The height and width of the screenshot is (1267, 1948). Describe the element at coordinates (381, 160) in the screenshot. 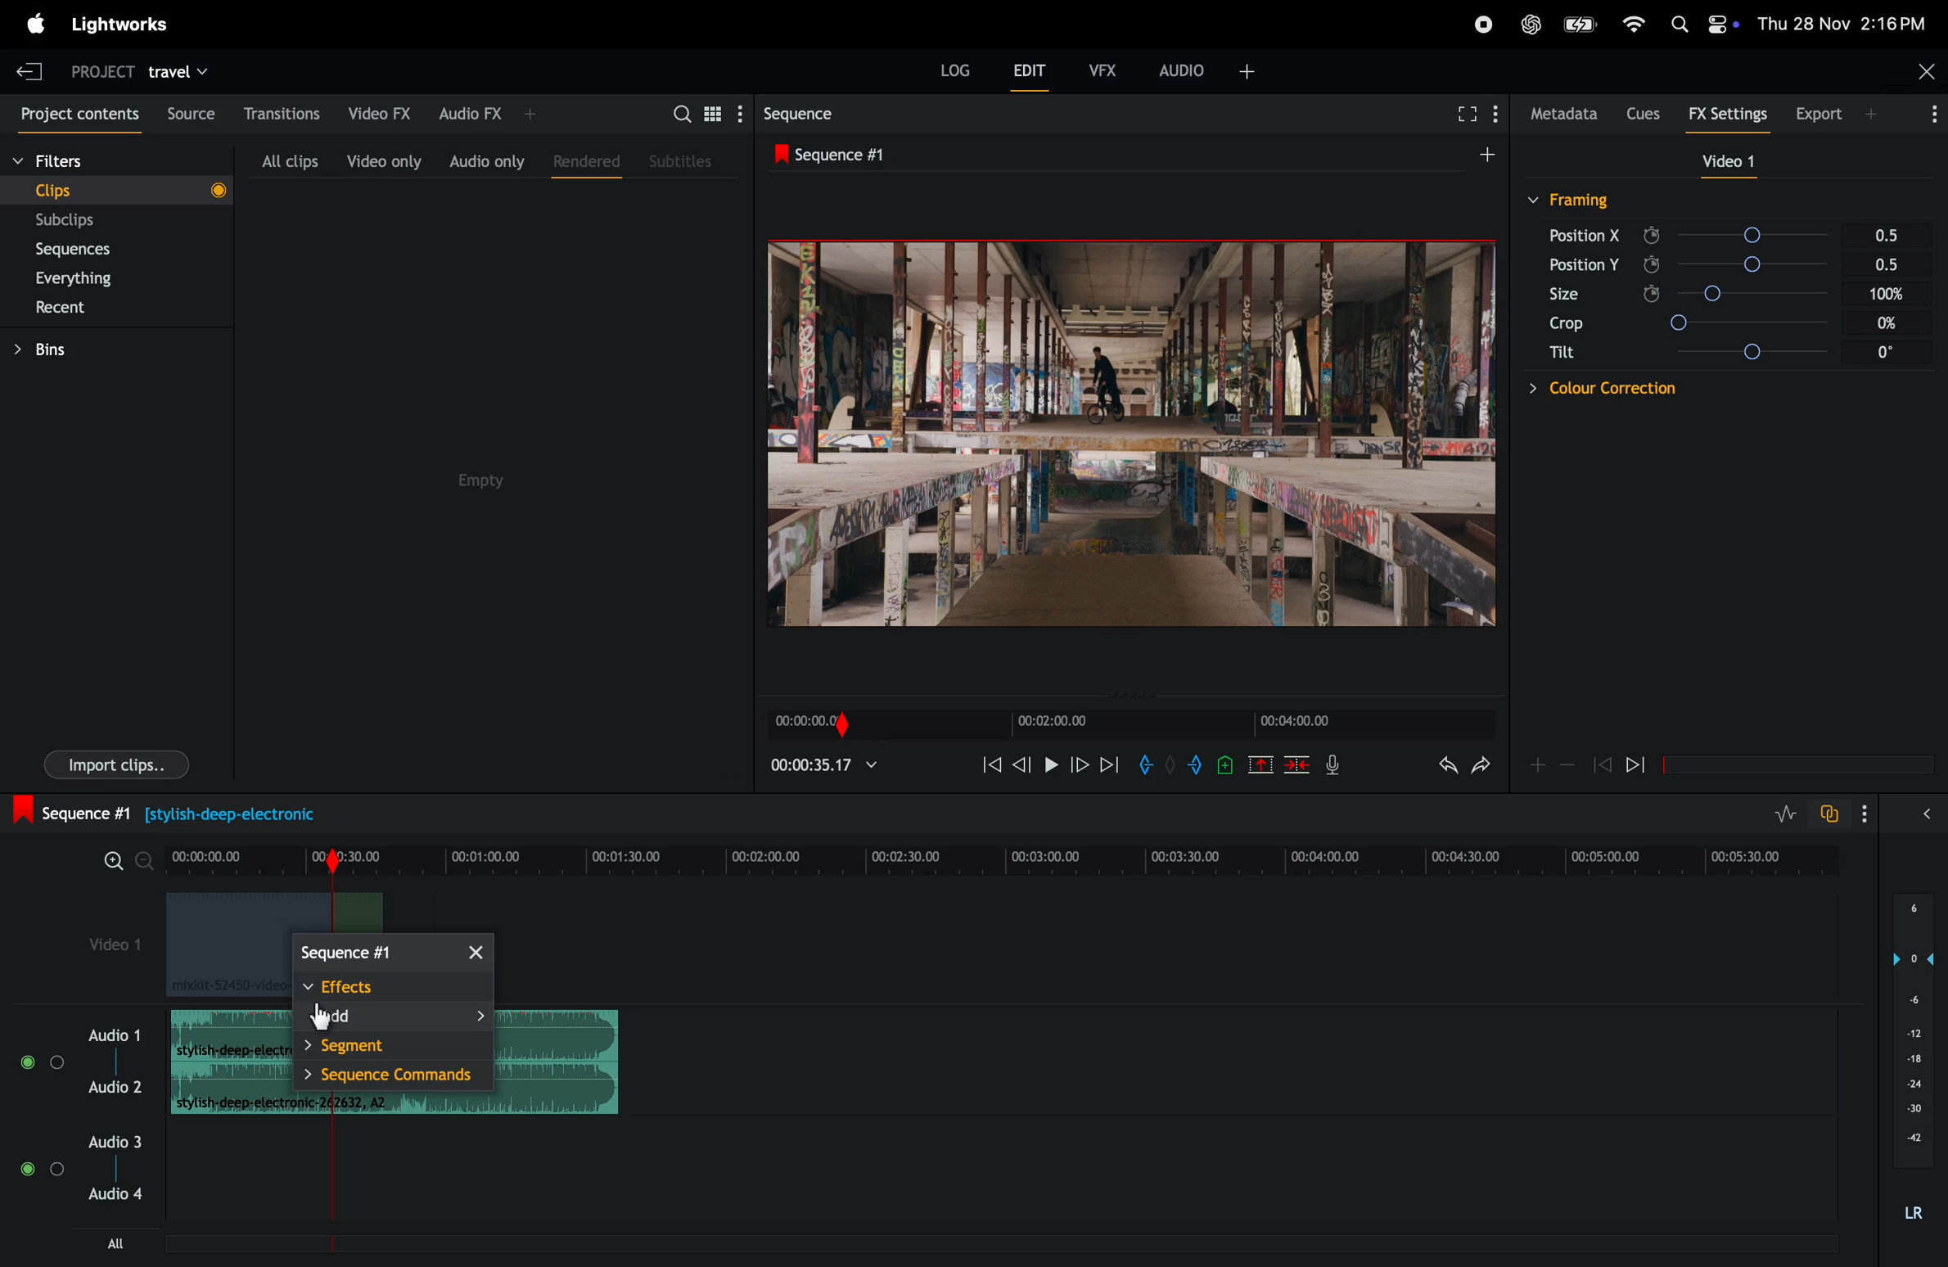

I see `video only` at that location.